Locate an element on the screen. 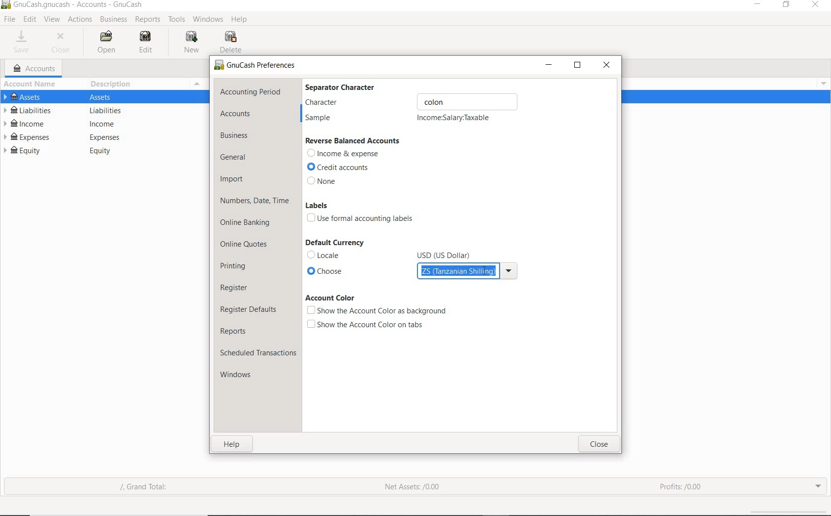 The image size is (831, 516). character is located at coordinates (328, 102).